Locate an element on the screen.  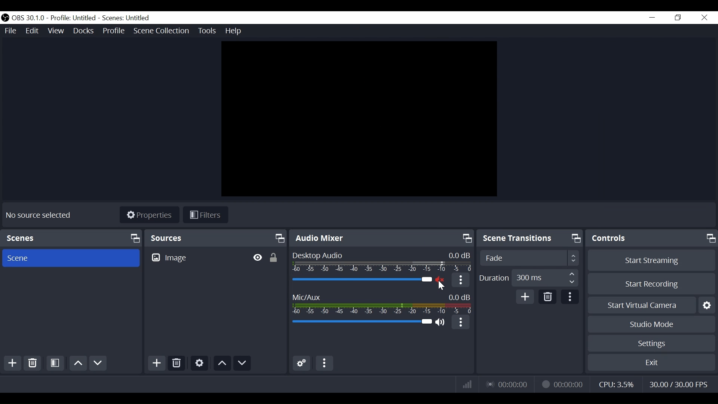
Live Status is located at coordinates (509, 383).